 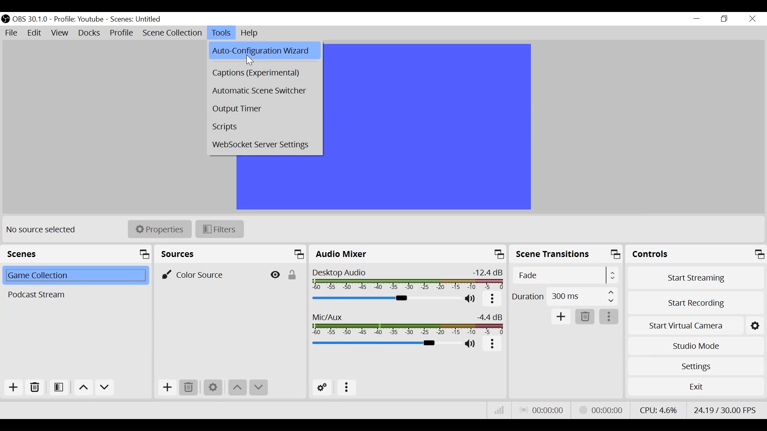 I want to click on Settings, so click(x=694, y=366).